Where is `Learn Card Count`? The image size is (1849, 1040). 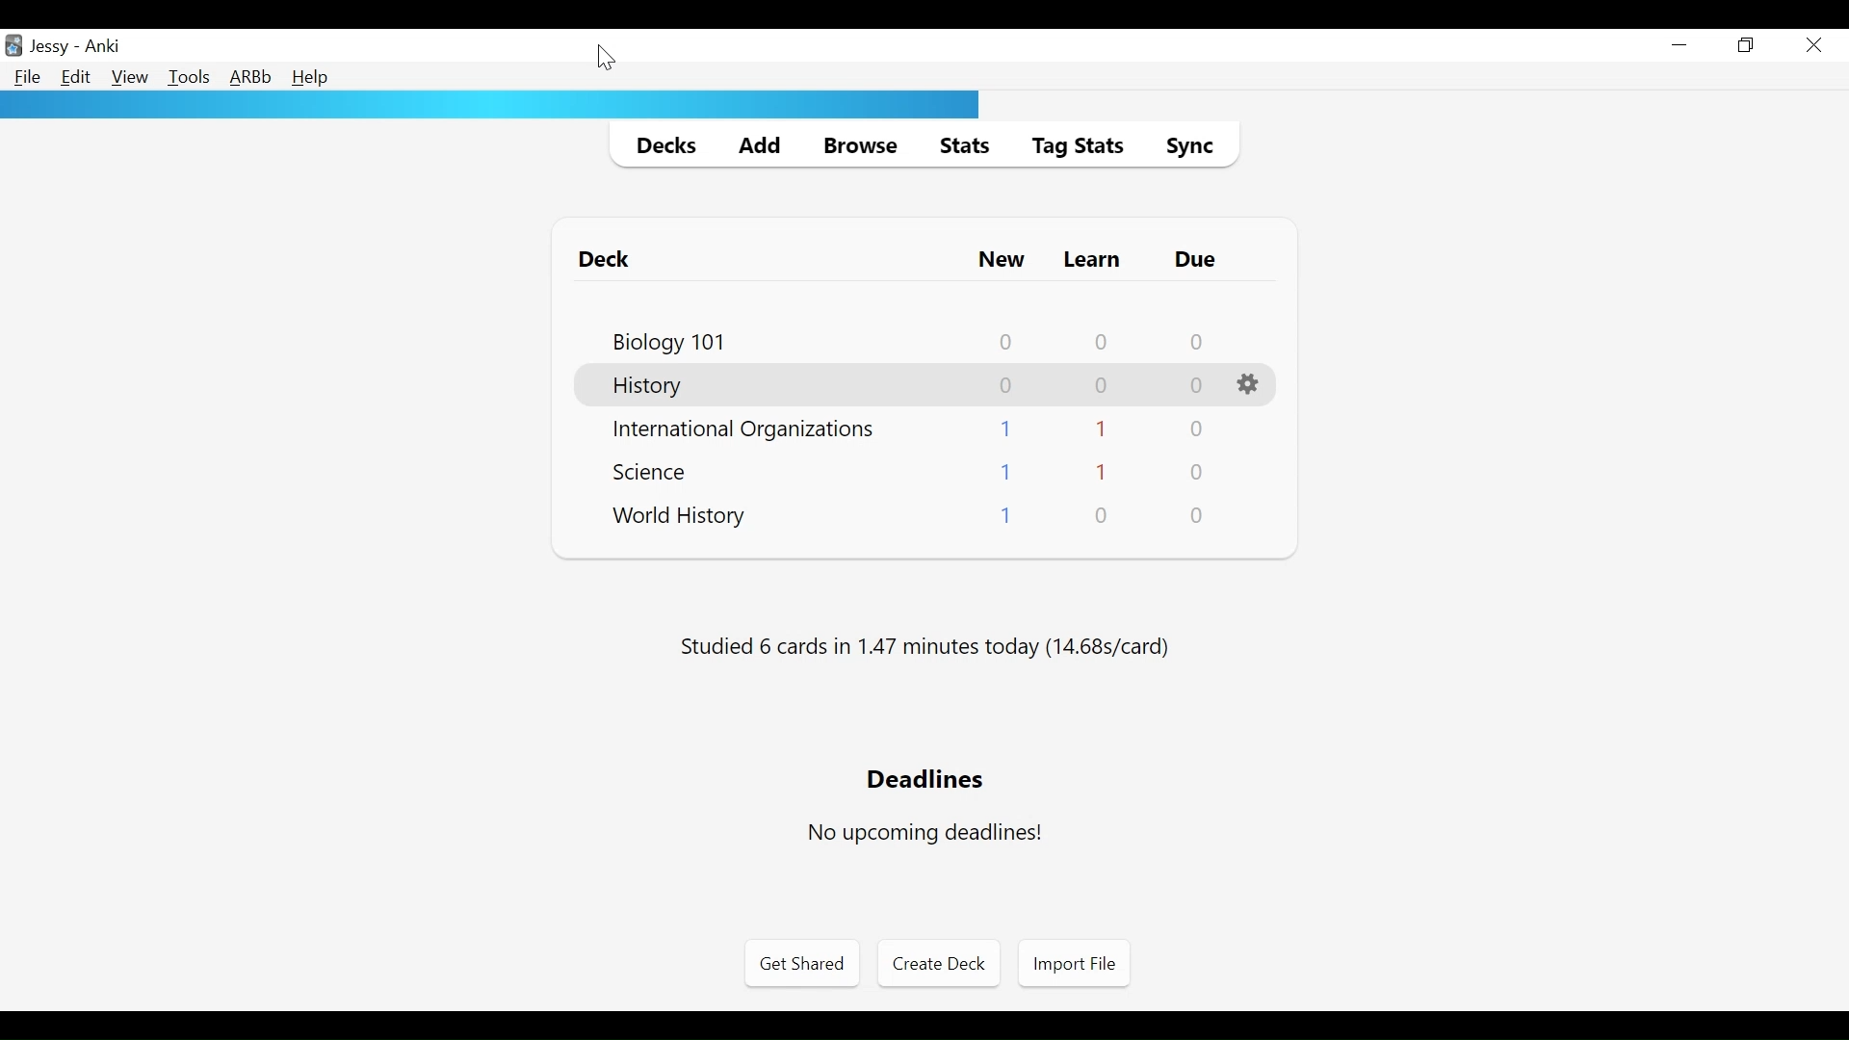 Learn Card Count is located at coordinates (1102, 342).